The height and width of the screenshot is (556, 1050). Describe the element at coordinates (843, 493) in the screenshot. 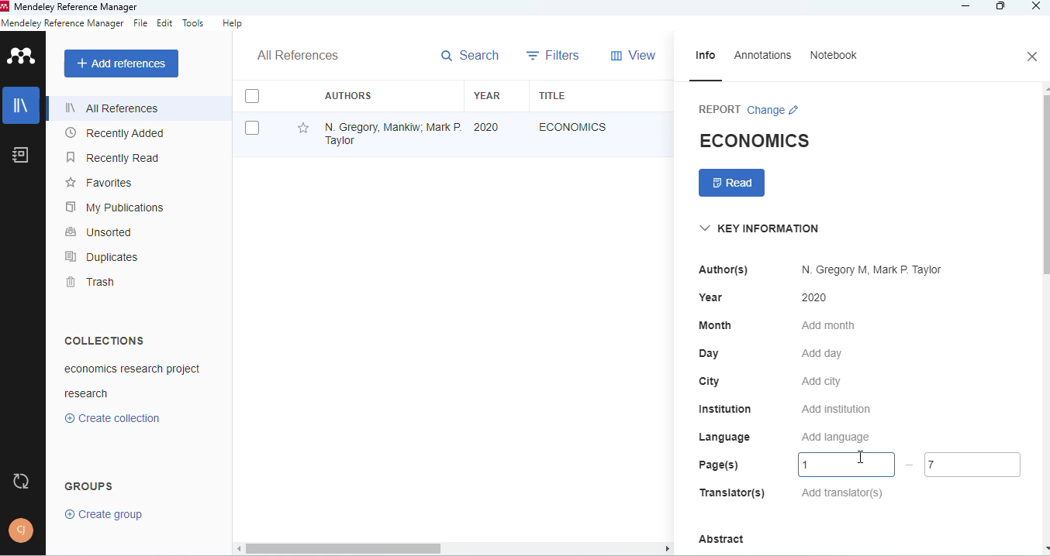

I see `add translator(s)` at that location.